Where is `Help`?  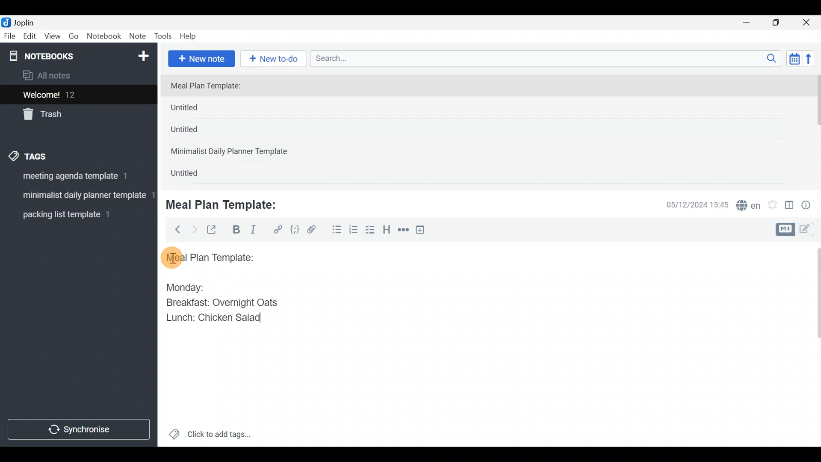 Help is located at coordinates (191, 35).